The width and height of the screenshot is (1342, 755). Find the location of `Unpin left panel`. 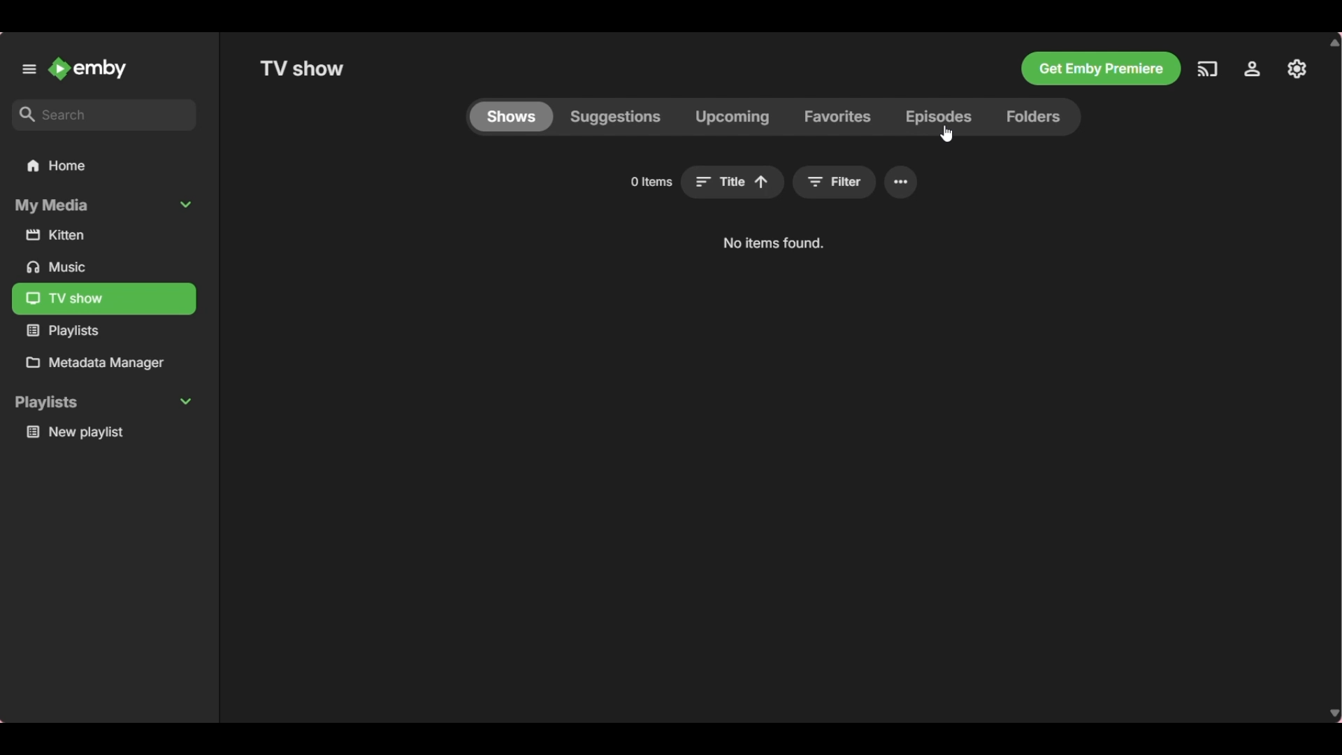

Unpin left panel is located at coordinates (29, 69).